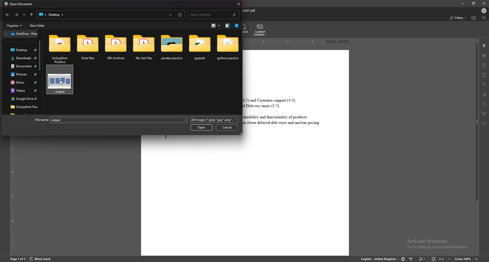 The width and height of the screenshot is (489, 262). What do you see at coordinates (297, 153) in the screenshot?
I see `document` at bounding box center [297, 153].